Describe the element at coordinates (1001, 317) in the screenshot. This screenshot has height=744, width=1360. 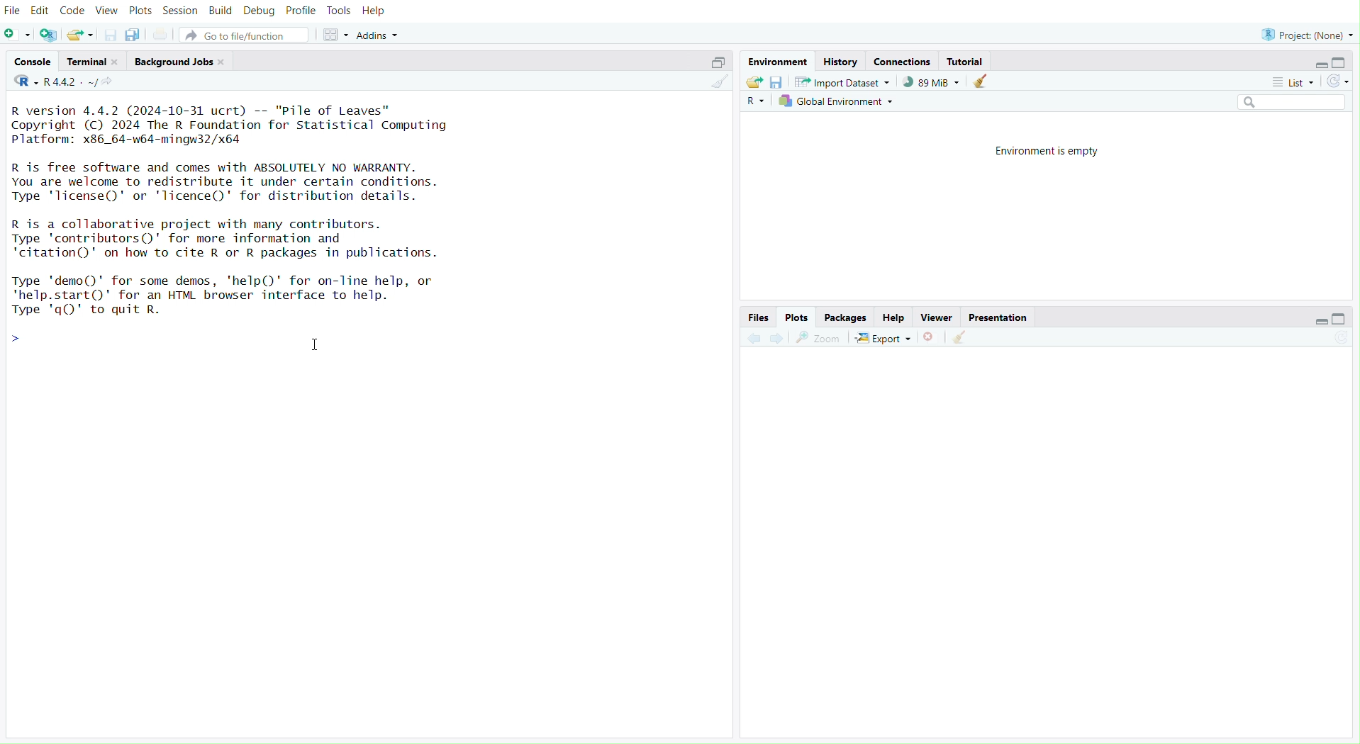
I see `Presentation` at that location.